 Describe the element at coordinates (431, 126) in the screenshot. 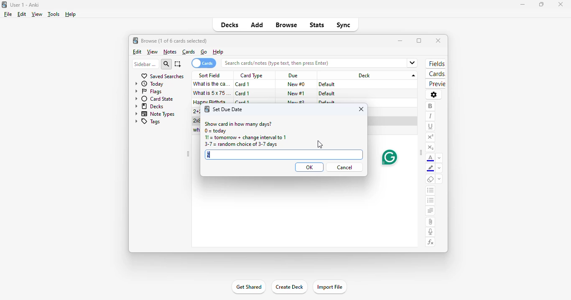

I see `underline` at that location.